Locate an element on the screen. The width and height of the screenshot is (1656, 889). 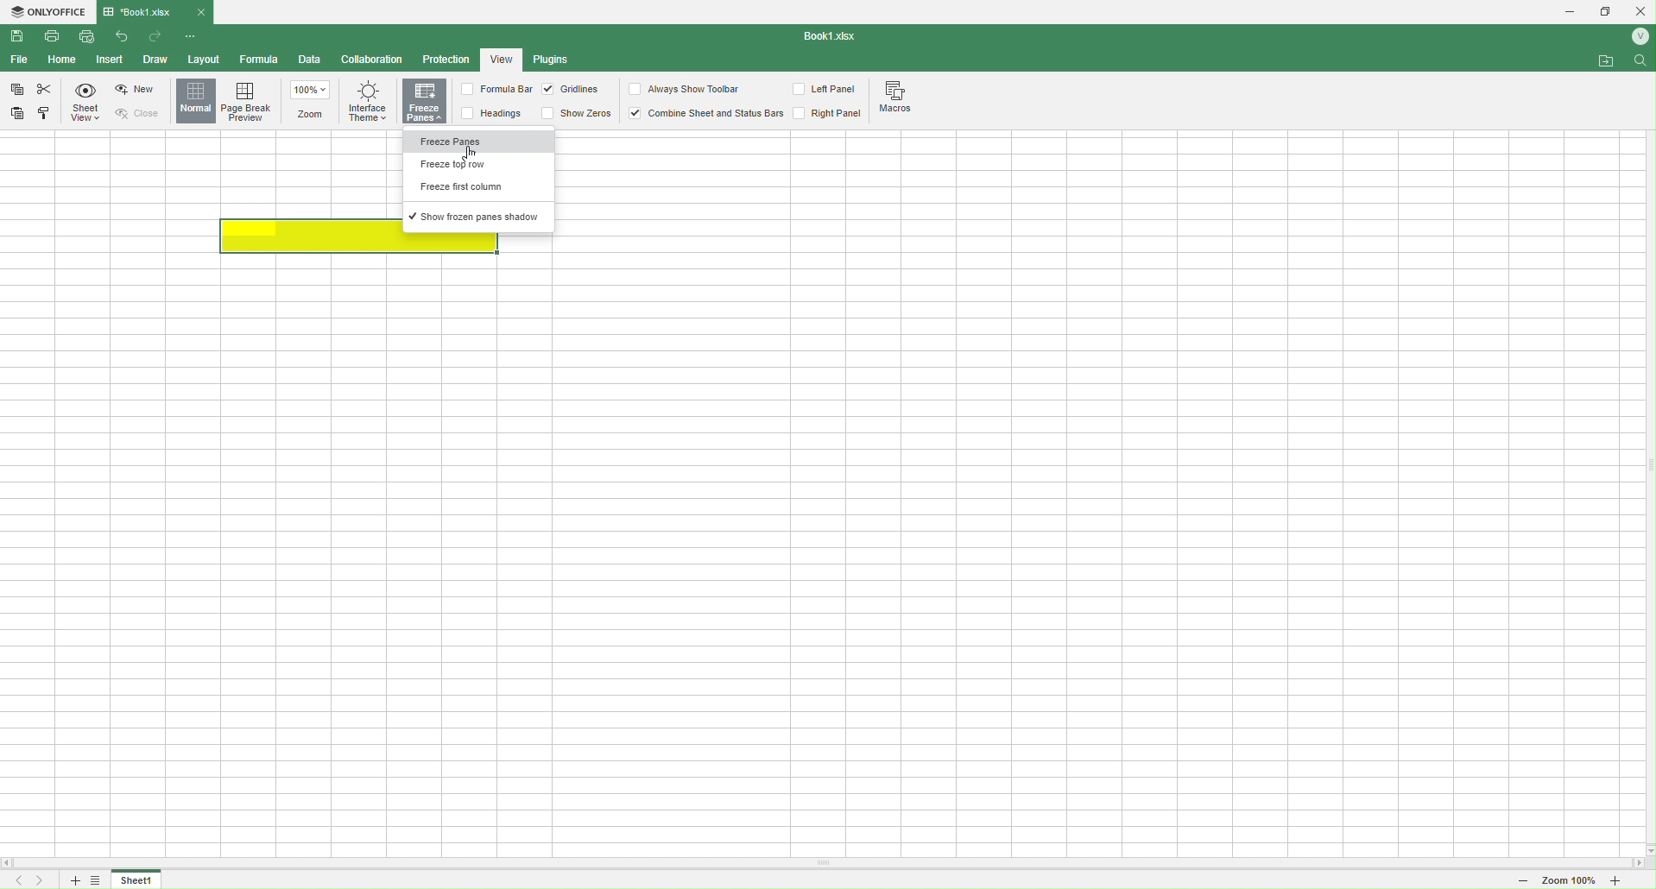
Cells is located at coordinates (814, 549).